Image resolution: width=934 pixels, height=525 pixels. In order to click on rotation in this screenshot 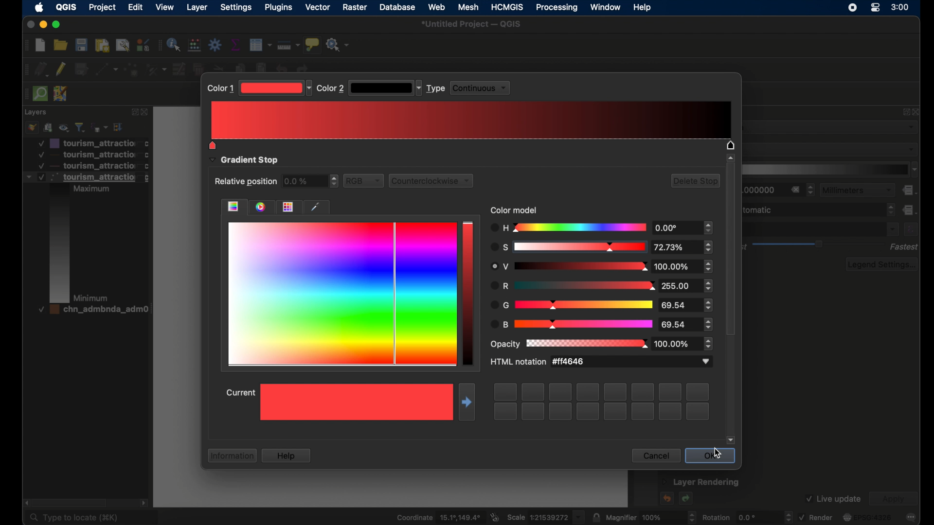, I will do `click(746, 517)`.